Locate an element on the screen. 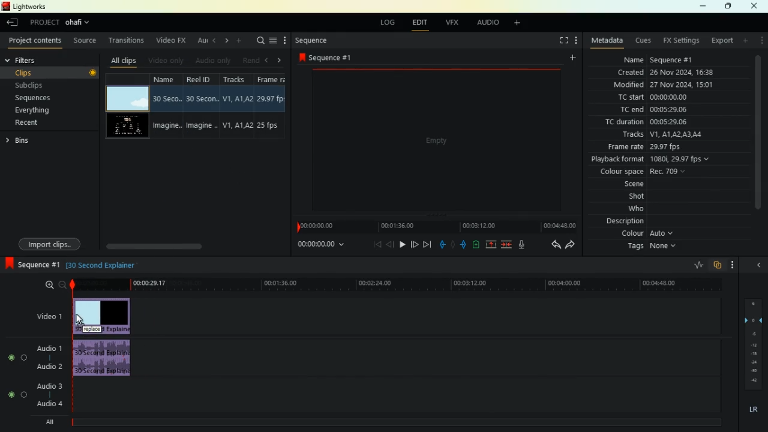 This screenshot has height=432, width=768. video fx is located at coordinates (169, 40).